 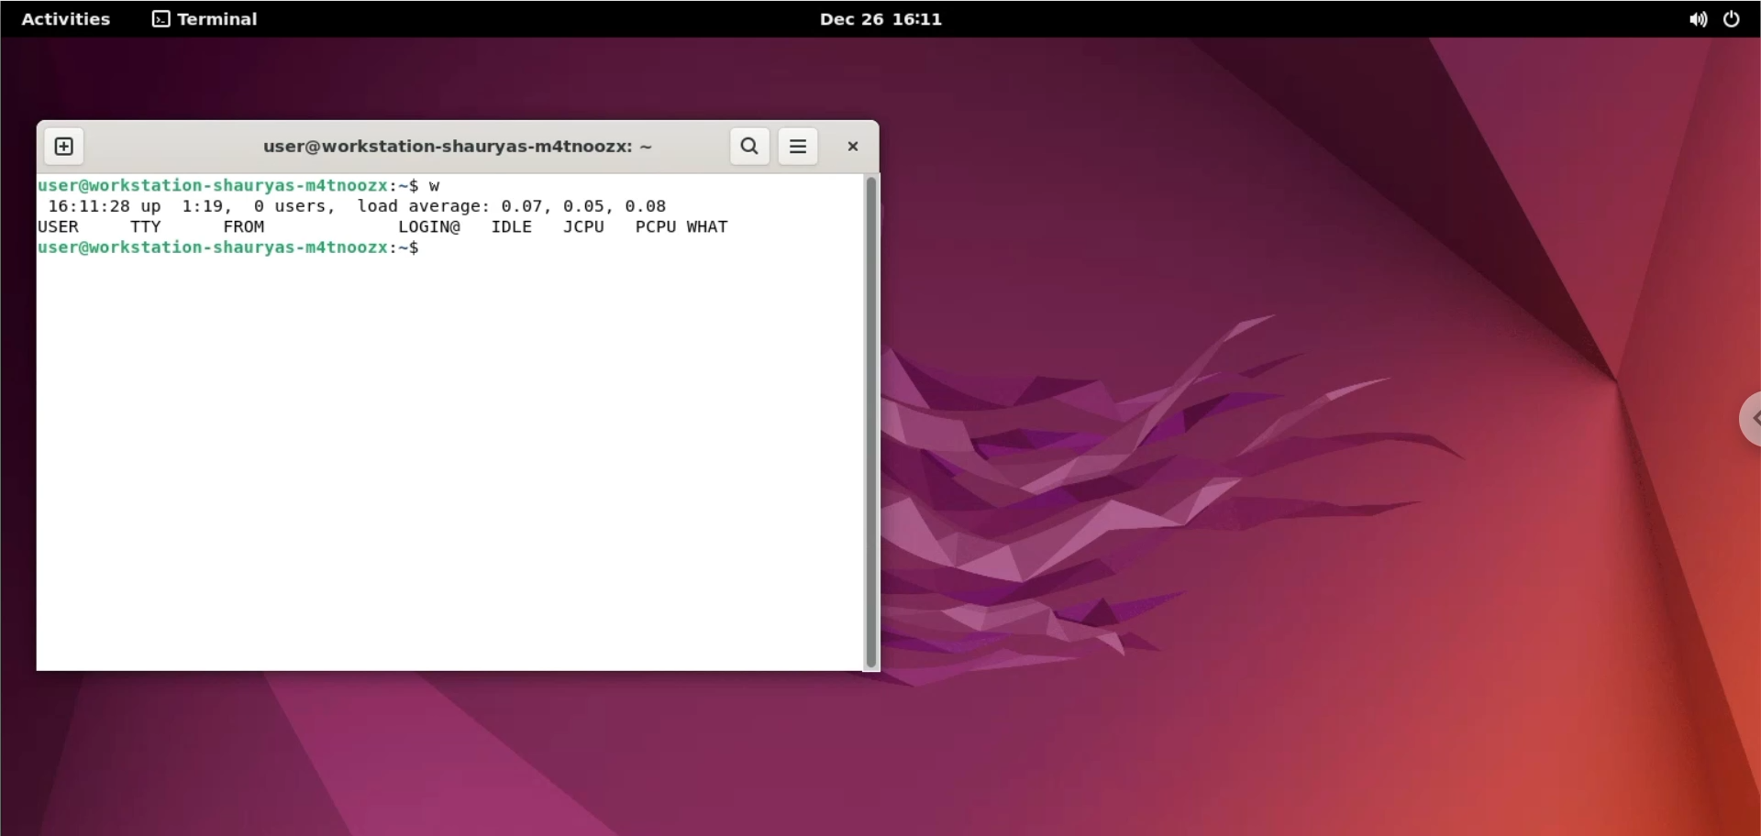 What do you see at coordinates (236, 247) in the screenshot?
I see `shell prompt: user@workstation-shauryas-m4tnoozx:~$` at bounding box center [236, 247].